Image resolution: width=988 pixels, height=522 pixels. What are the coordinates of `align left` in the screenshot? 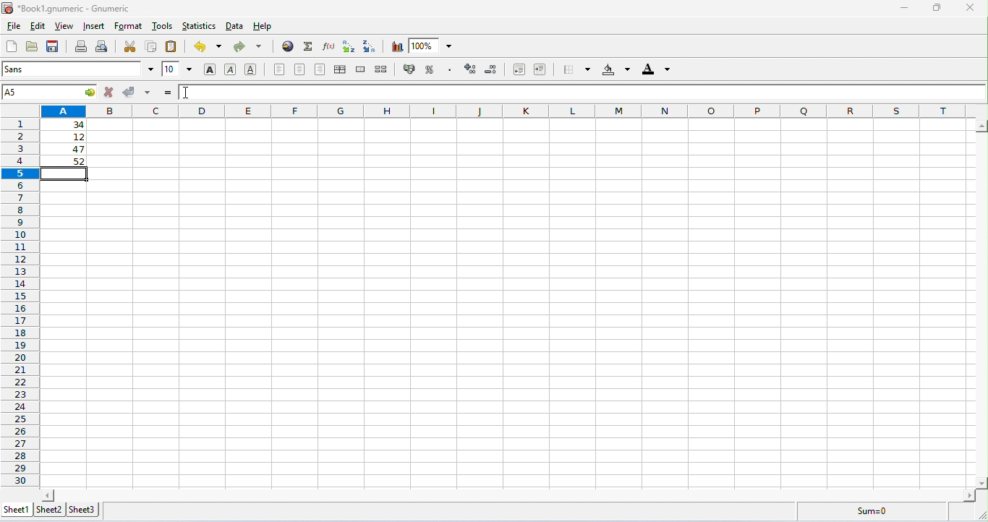 It's located at (279, 69).